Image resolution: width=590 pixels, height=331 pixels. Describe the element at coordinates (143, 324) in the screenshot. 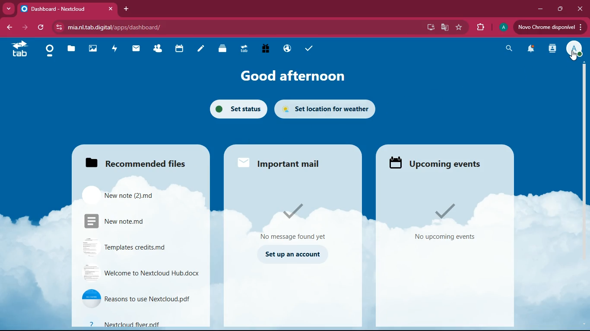

I see `file` at that location.